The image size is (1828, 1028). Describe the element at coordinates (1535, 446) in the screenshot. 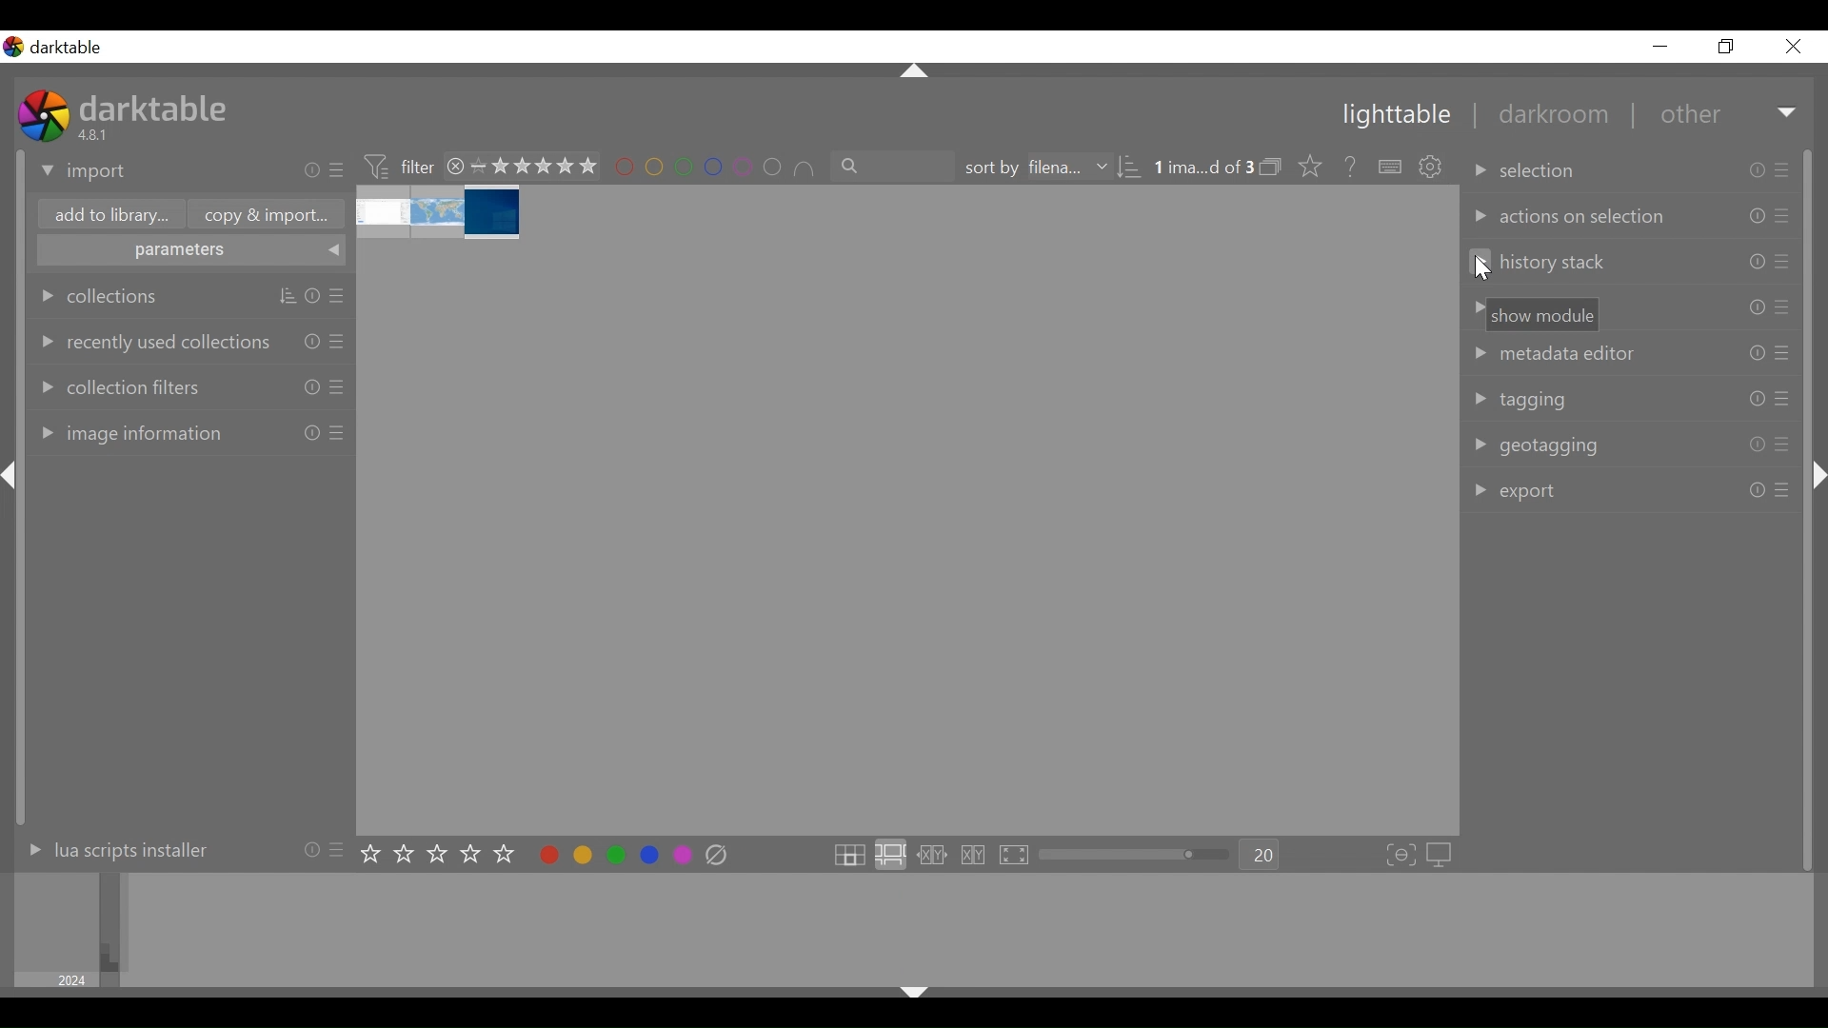

I see `geotagging` at that location.